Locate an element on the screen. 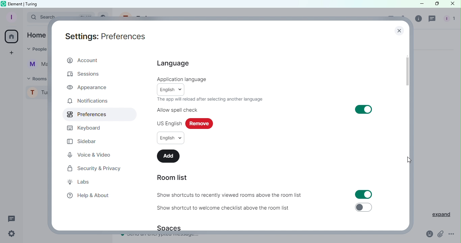 This screenshot has height=243, width=461. Emoji is located at coordinates (430, 234).